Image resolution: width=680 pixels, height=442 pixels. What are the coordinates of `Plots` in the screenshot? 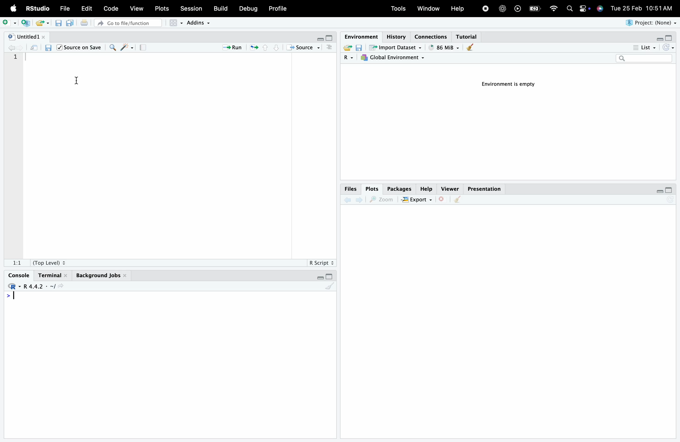 It's located at (370, 188).